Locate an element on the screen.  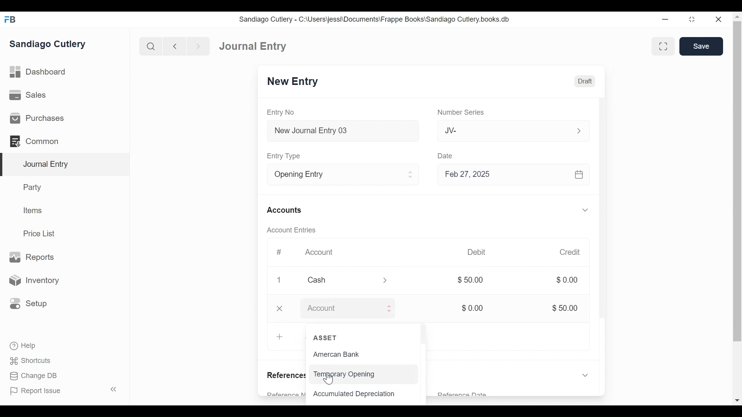
Purchases is located at coordinates (38, 118).